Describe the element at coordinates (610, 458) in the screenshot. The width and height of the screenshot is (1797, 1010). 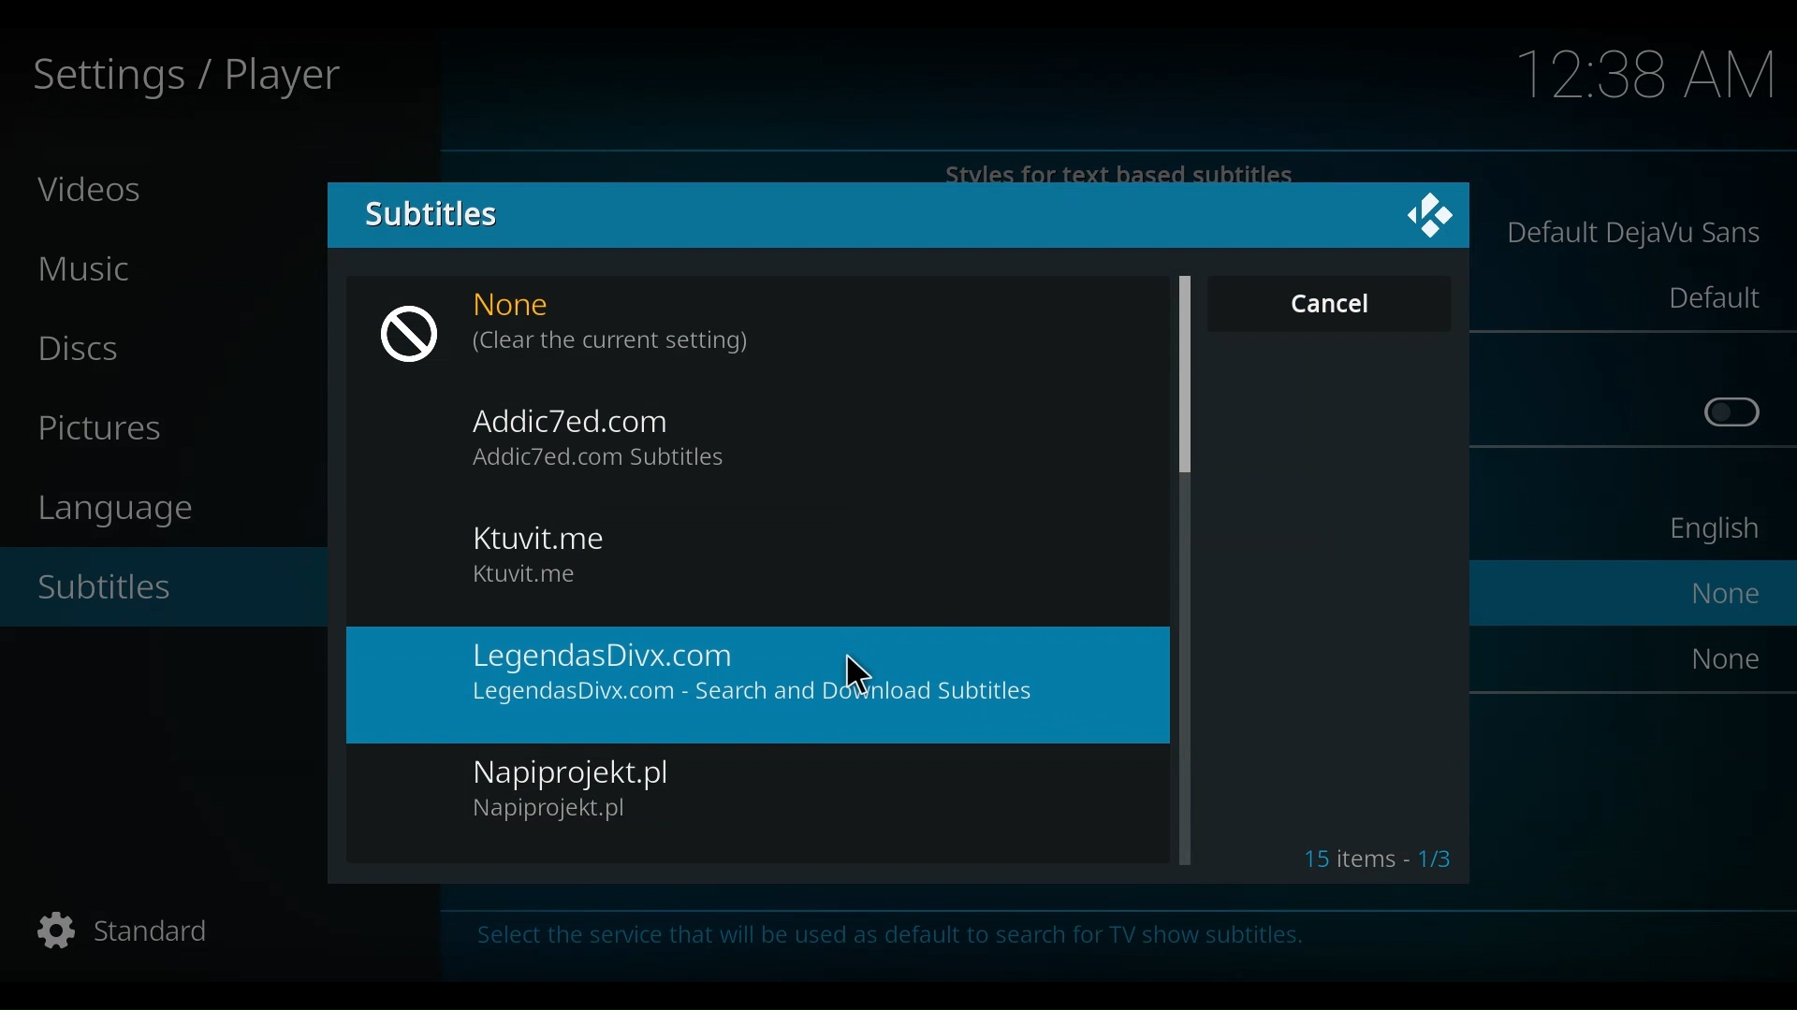
I see `Addict7ed.com subtitlees` at that location.